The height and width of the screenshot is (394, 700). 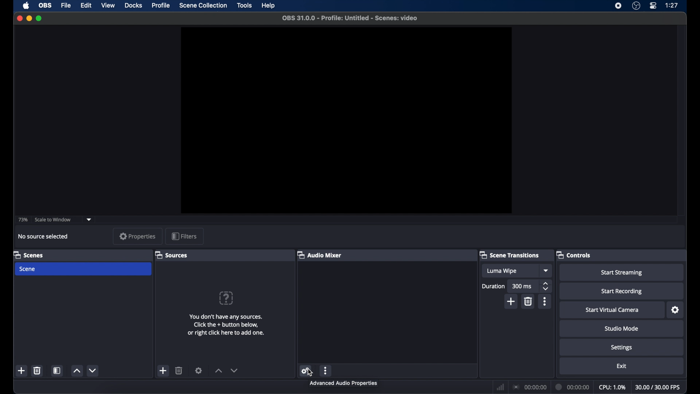 I want to click on start virtual camera, so click(x=612, y=310).